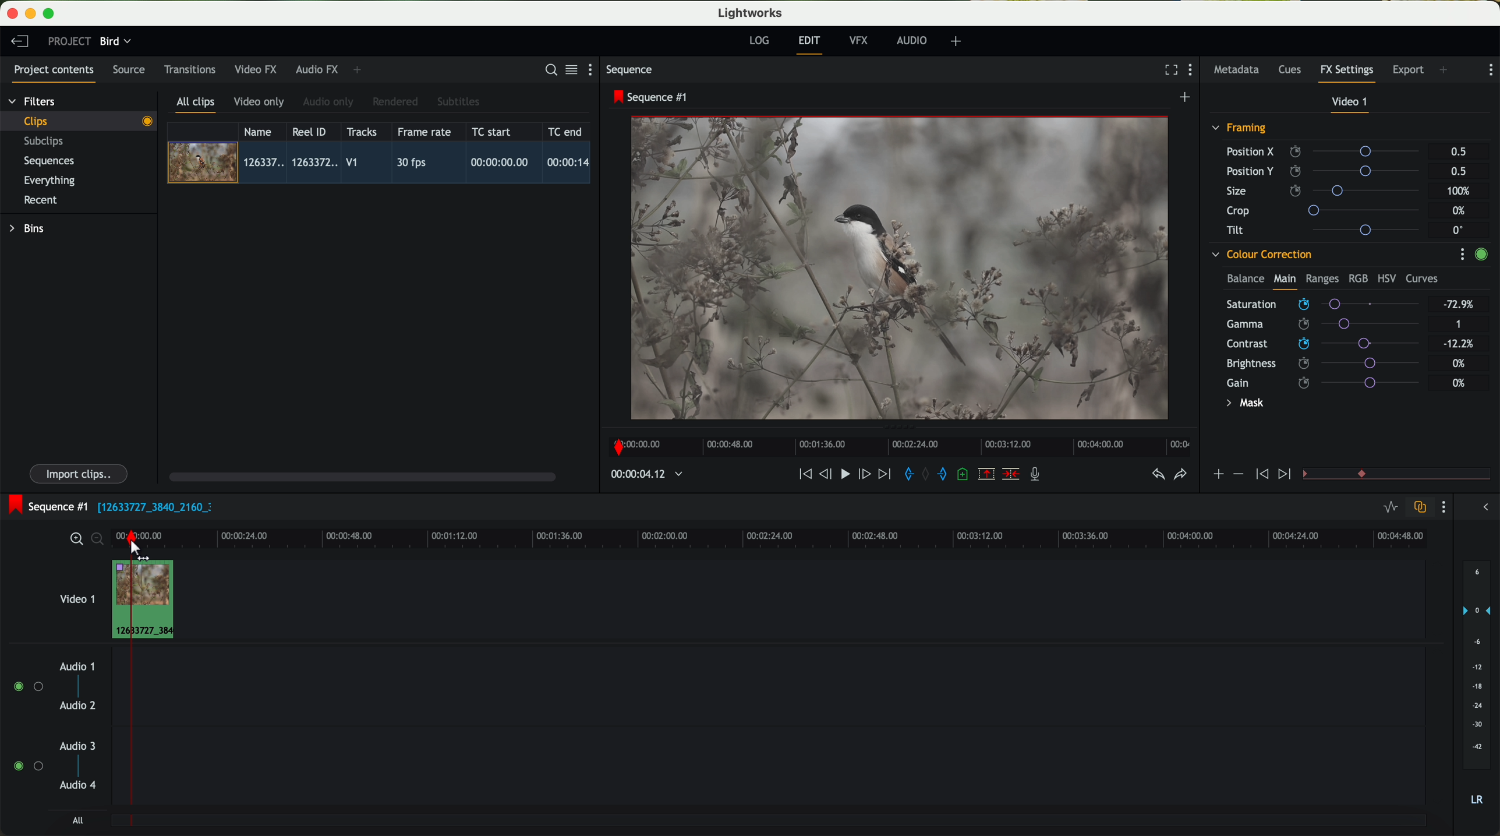 This screenshot has width=1500, height=836. What do you see at coordinates (1351, 104) in the screenshot?
I see `video 1` at bounding box center [1351, 104].